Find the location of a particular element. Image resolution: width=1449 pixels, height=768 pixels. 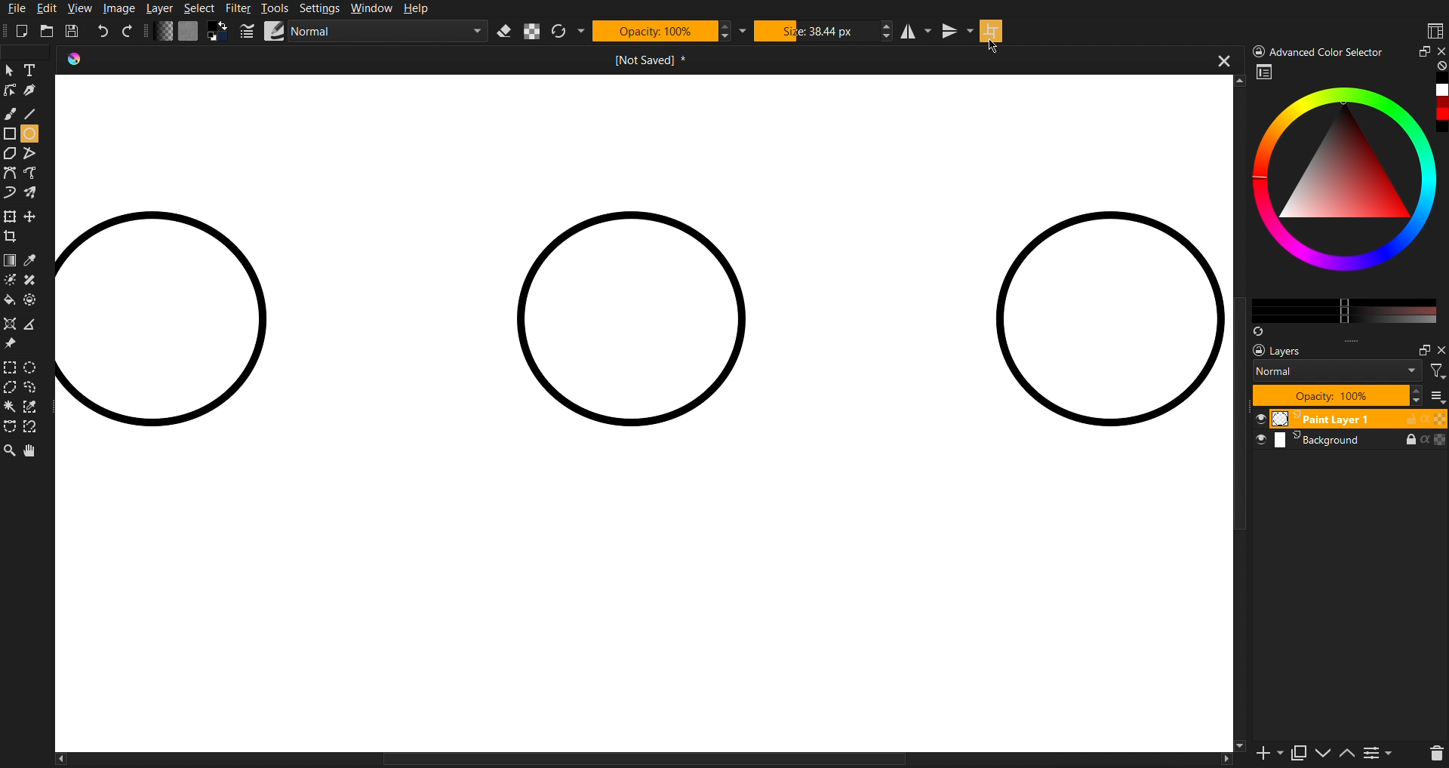

new is located at coordinates (1266, 756).